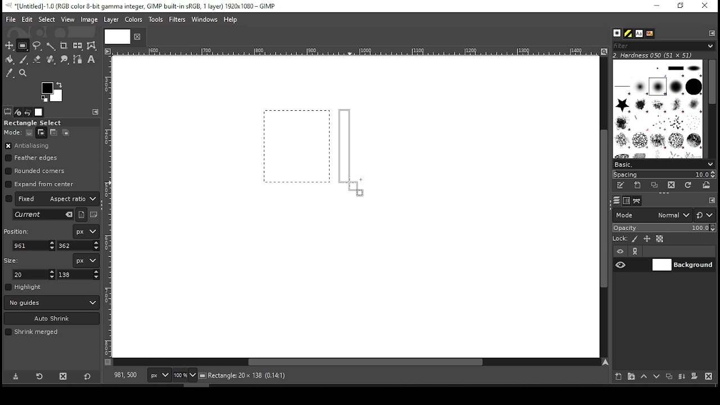 This screenshot has width=720, height=405. Describe the element at coordinates (694, 377) in the screenshot. I see `mask  layer` at that location.